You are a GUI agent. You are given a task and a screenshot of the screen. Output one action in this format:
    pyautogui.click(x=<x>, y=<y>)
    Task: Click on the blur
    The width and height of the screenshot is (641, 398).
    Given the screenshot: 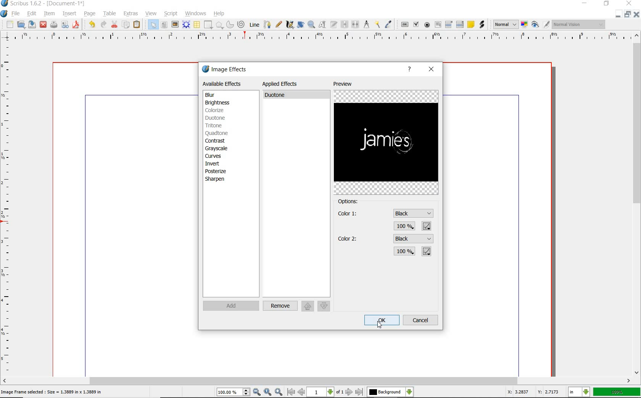 What is the action you would take?
    pyautogui.click(x=210, y=95)
    